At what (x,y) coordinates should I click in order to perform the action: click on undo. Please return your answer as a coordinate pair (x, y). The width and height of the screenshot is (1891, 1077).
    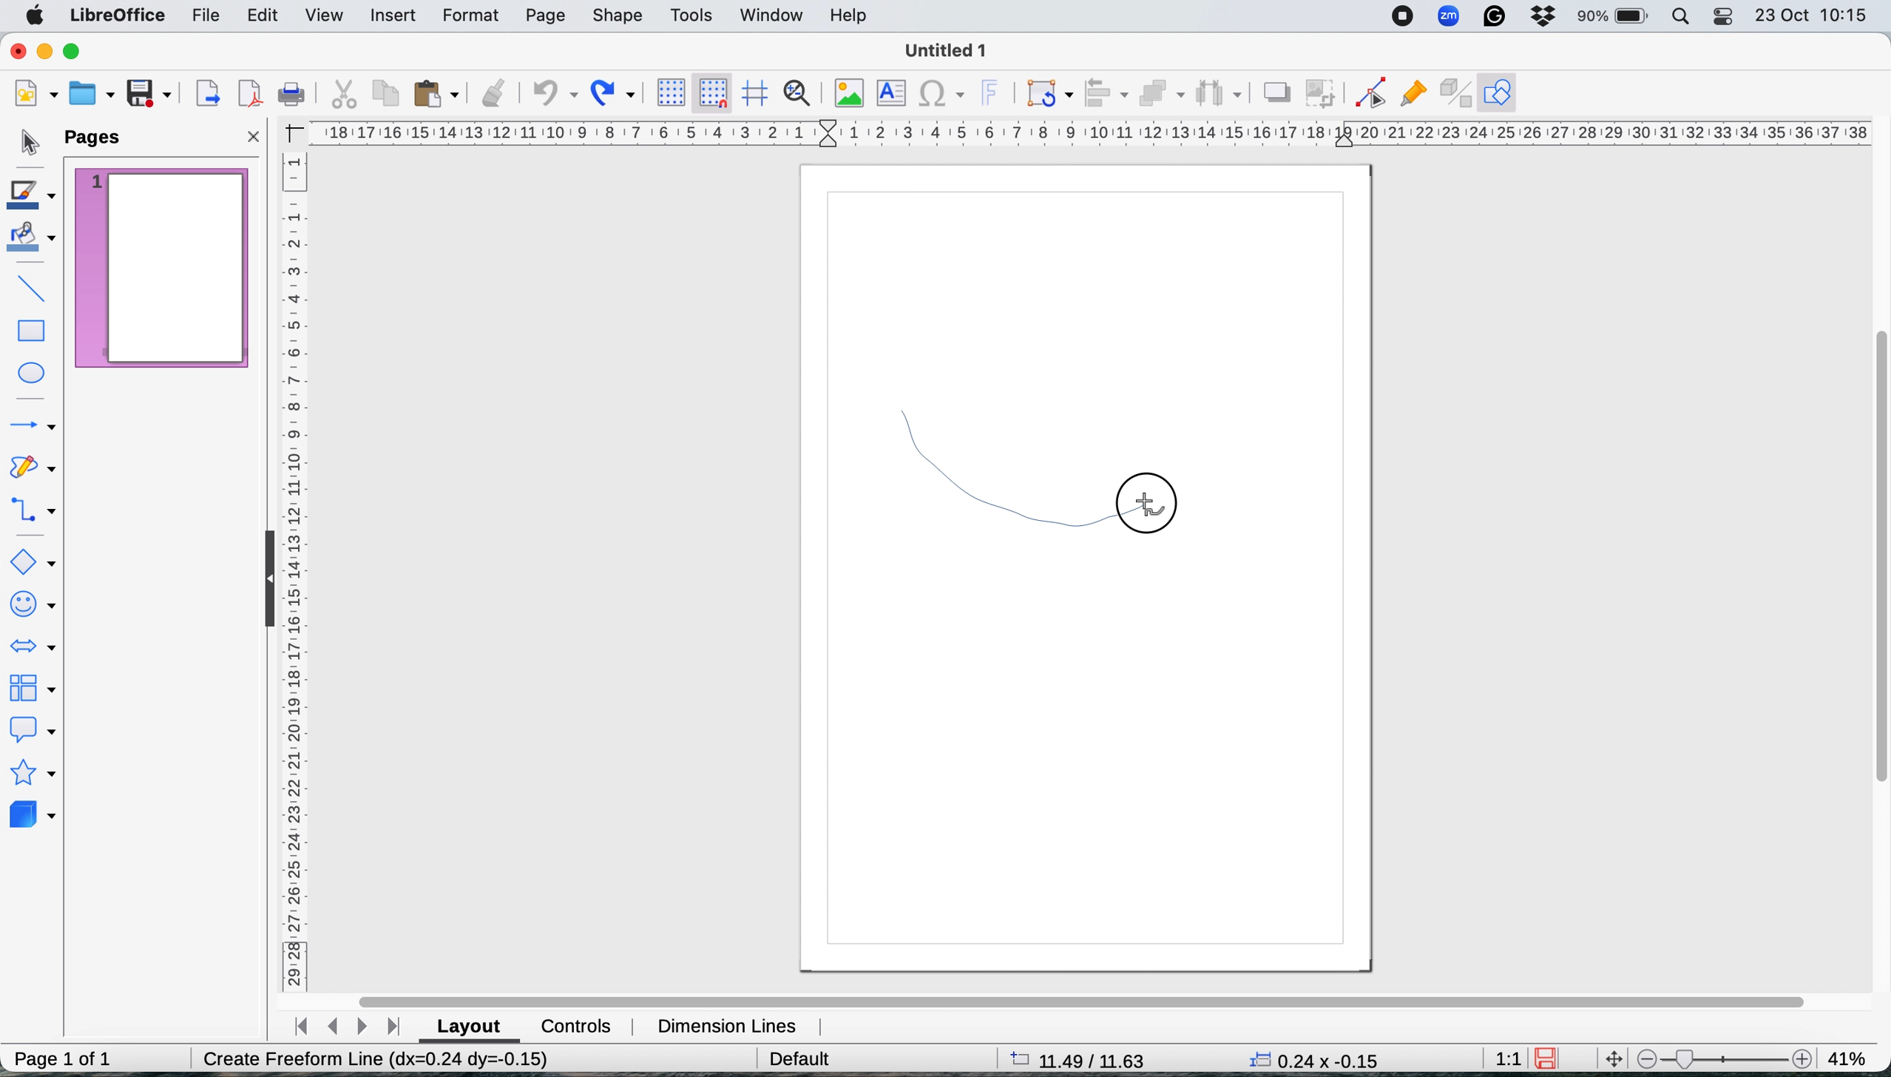
    Looking at the image, I should click on (555, 95).